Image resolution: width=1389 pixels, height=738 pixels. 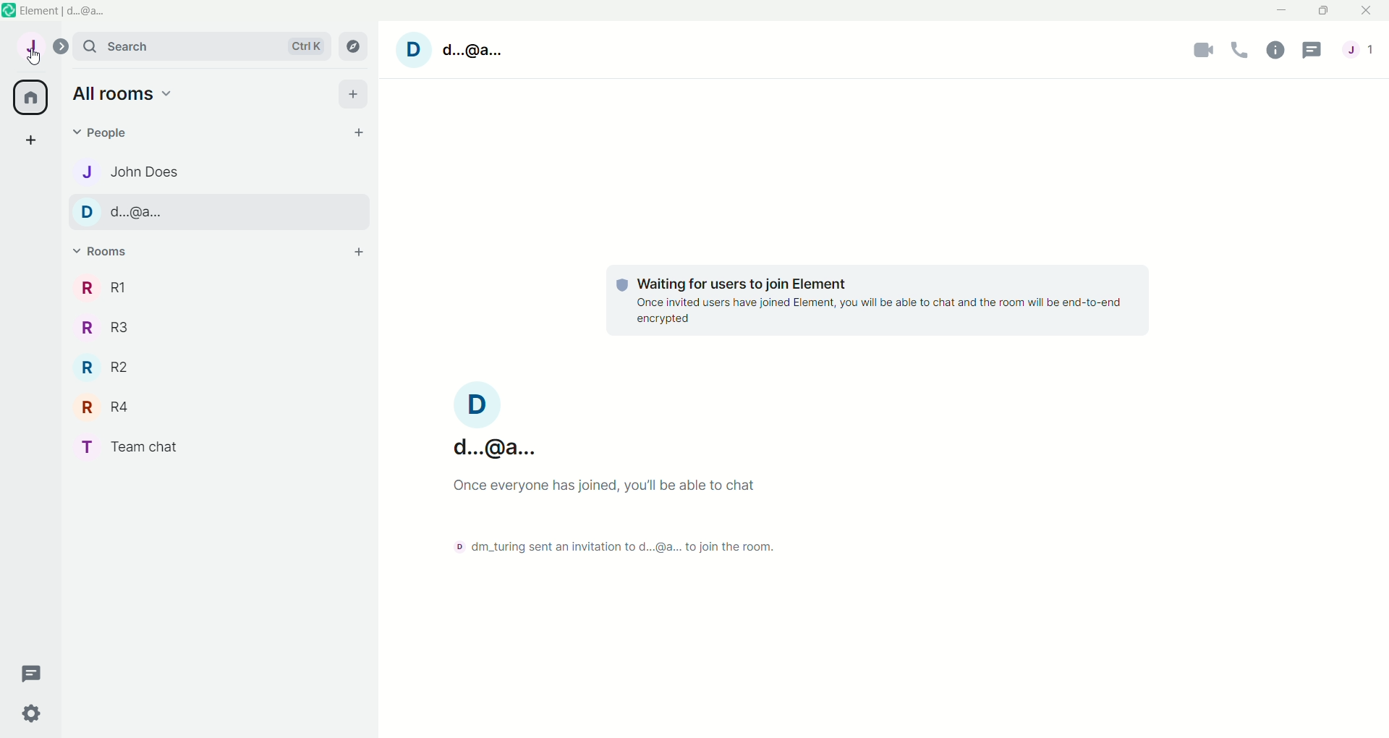 I want to click on Element | d..@a..., so click(x=67, y=12).